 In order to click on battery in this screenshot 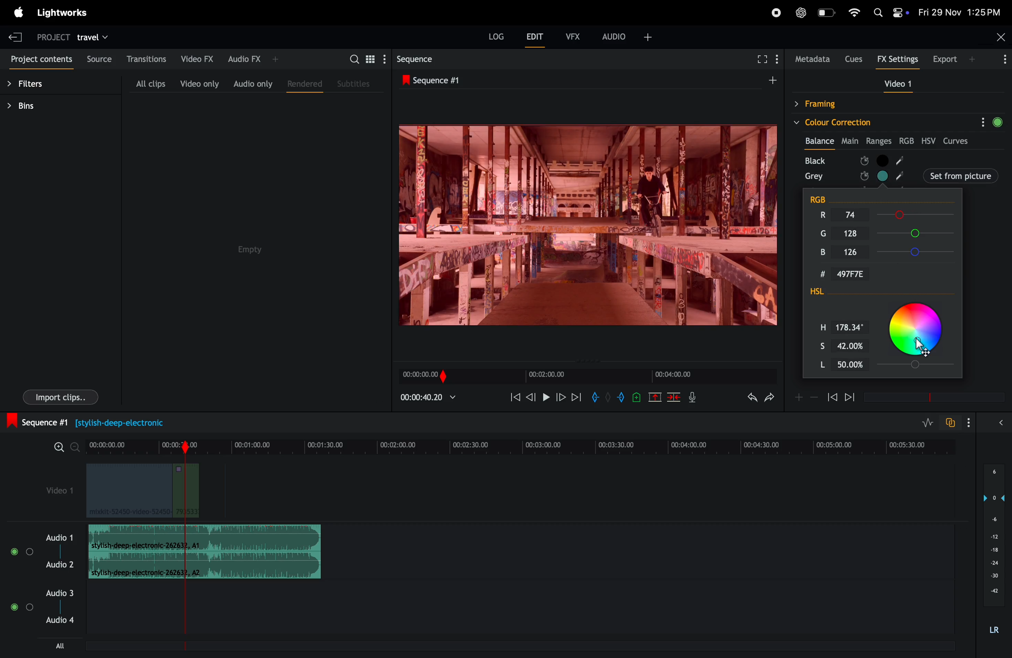, I will do `click(827, 13)`.